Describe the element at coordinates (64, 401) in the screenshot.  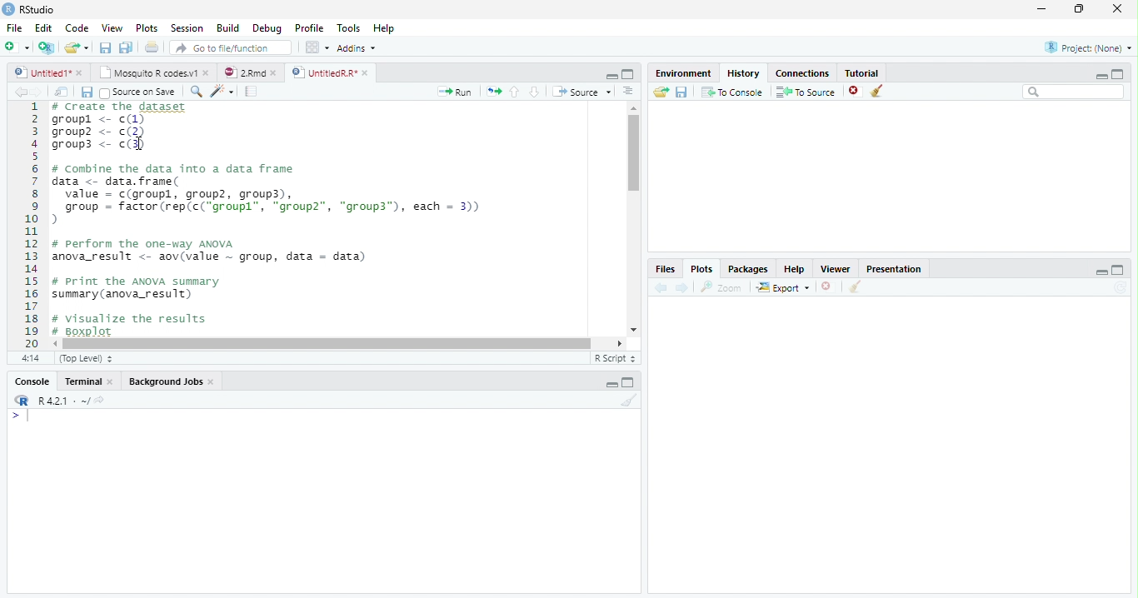
I see `R 4.2.1 ~/` at that location.